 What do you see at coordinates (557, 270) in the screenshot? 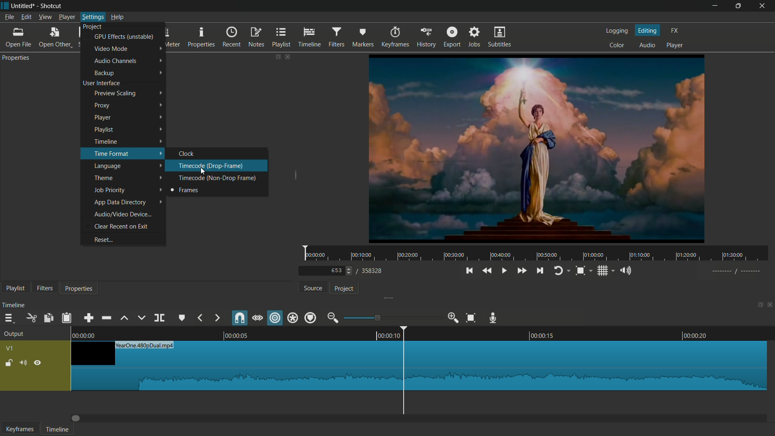
I see `toggle player looping` at bounding box center [557, 270].